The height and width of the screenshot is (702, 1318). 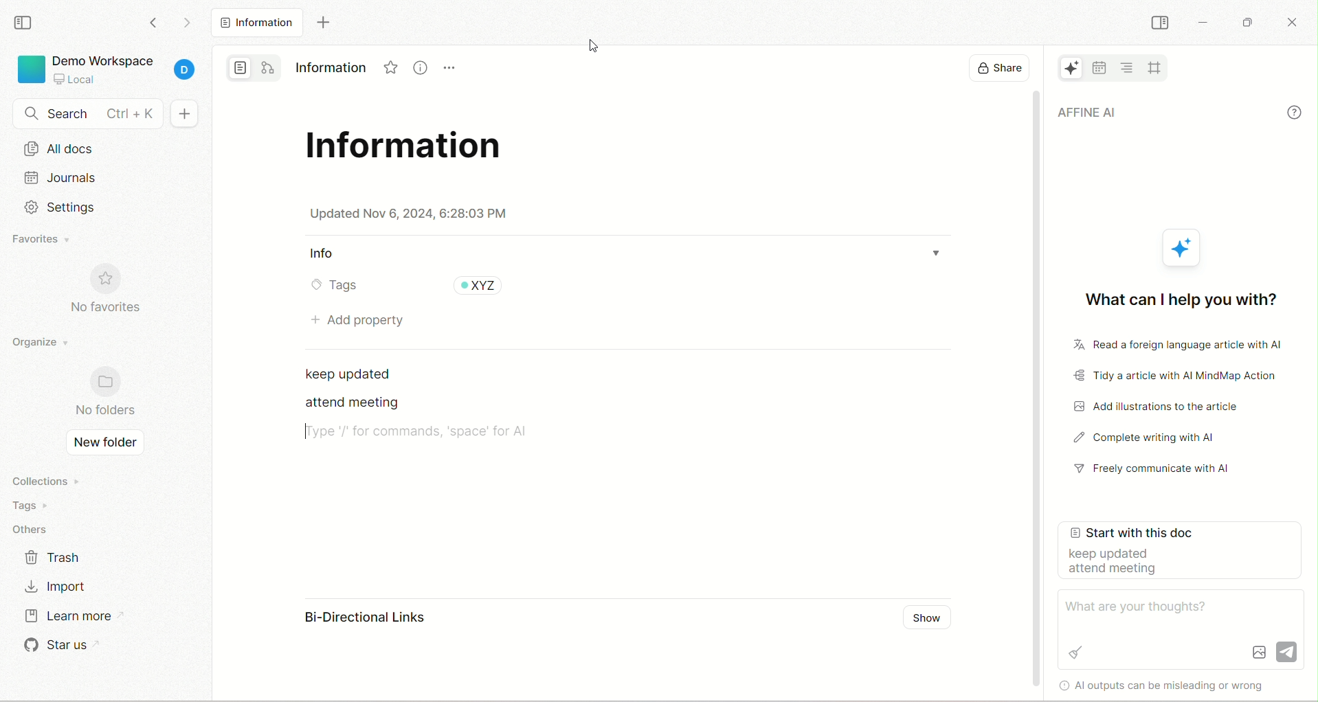 What do you see at coordinates (155, 27) in the screenshot?
I see `go back` at bounding box center [155, 27].